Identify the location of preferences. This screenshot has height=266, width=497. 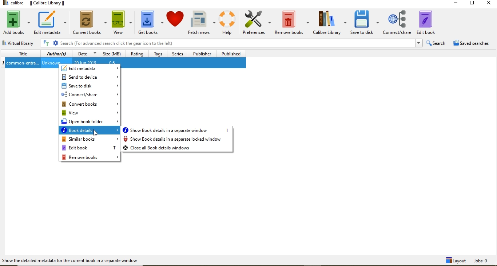
(257, 22).